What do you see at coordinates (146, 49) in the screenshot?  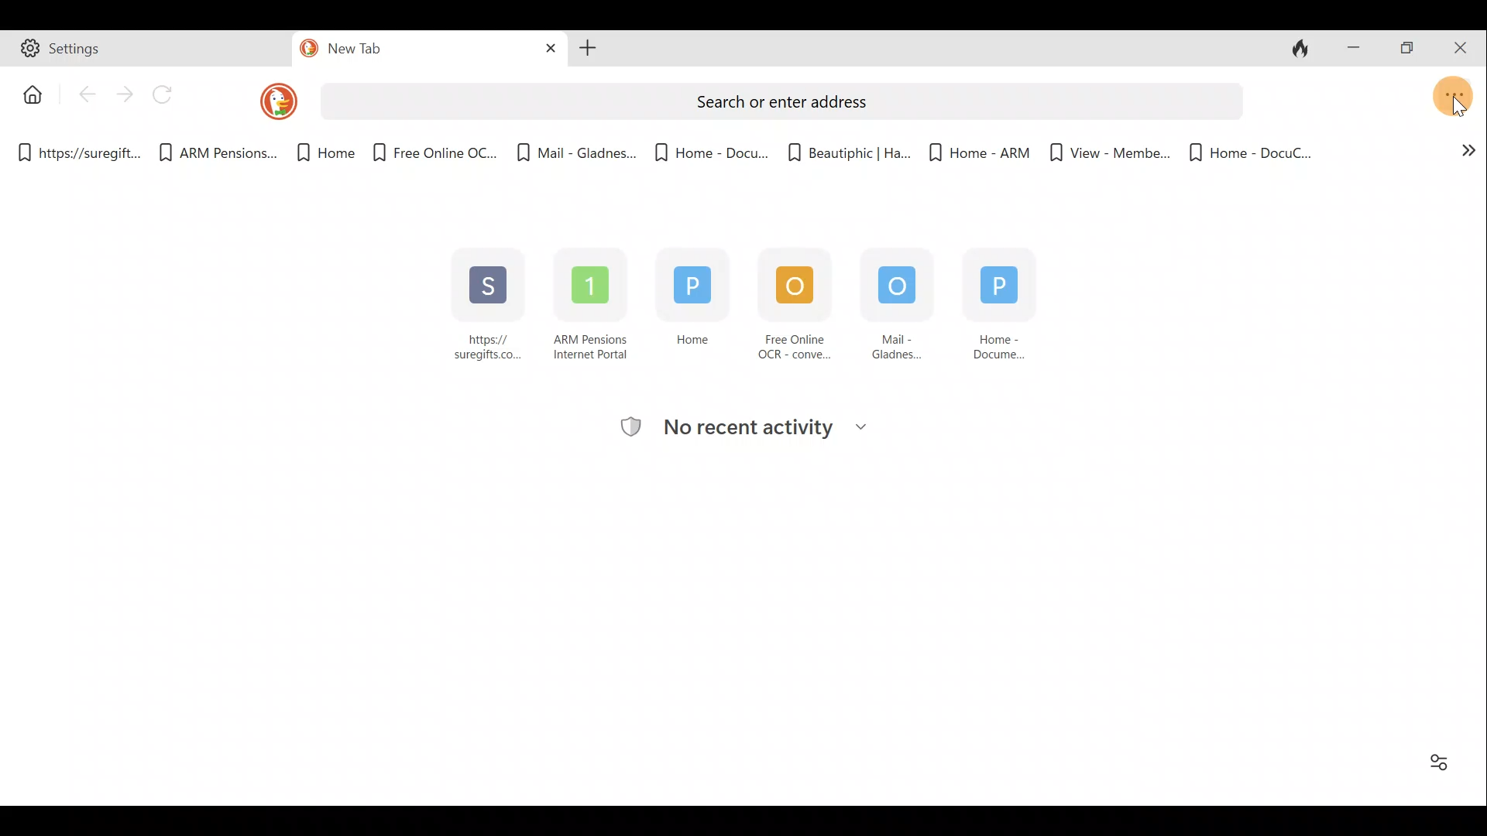 I see `Tab 1 ` at bounding box center [146, 49].